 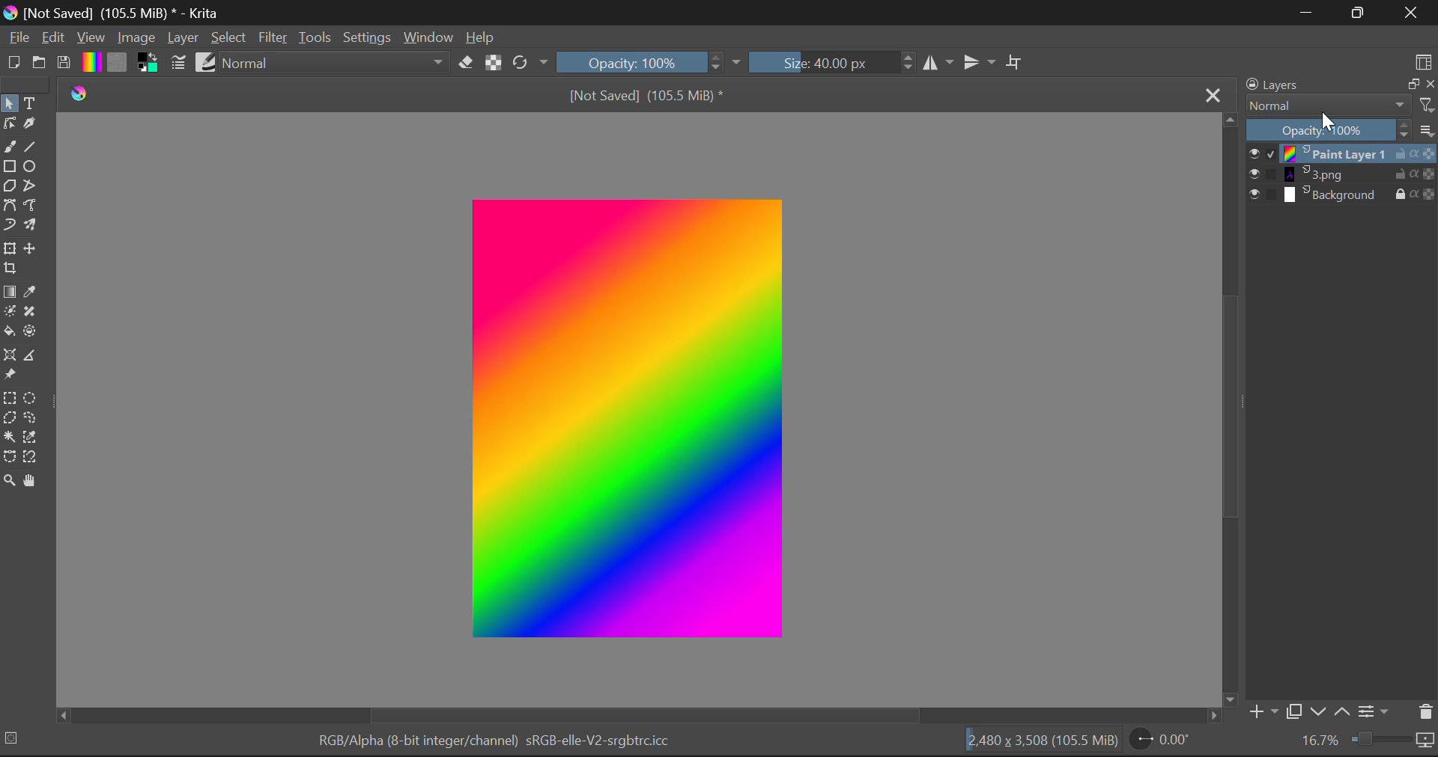 I want to click on Add Layer, so click(x=1263, y=711).